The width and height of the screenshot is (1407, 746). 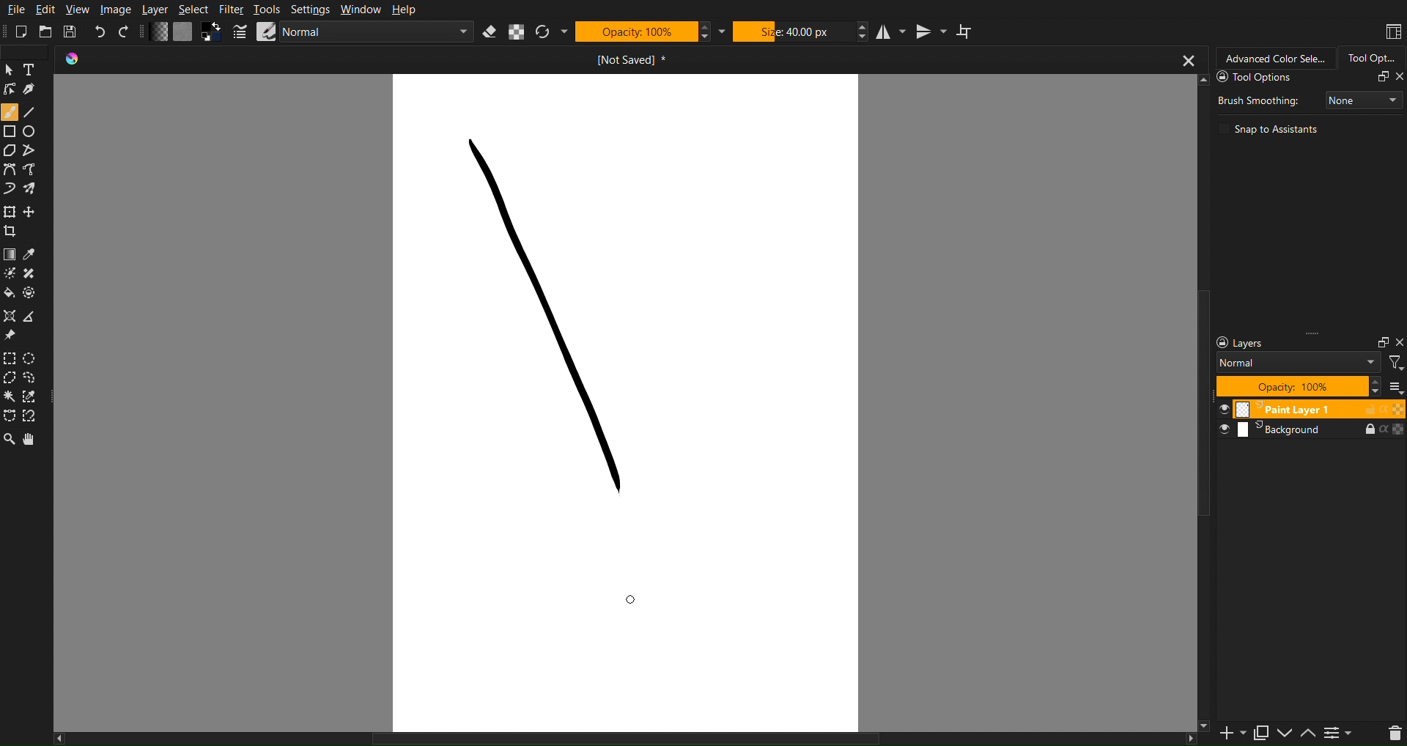 What do you see at coordinates (1292, 343) in the screenshot?
I see `Layer Settings` at bounding box center [1292, 343].